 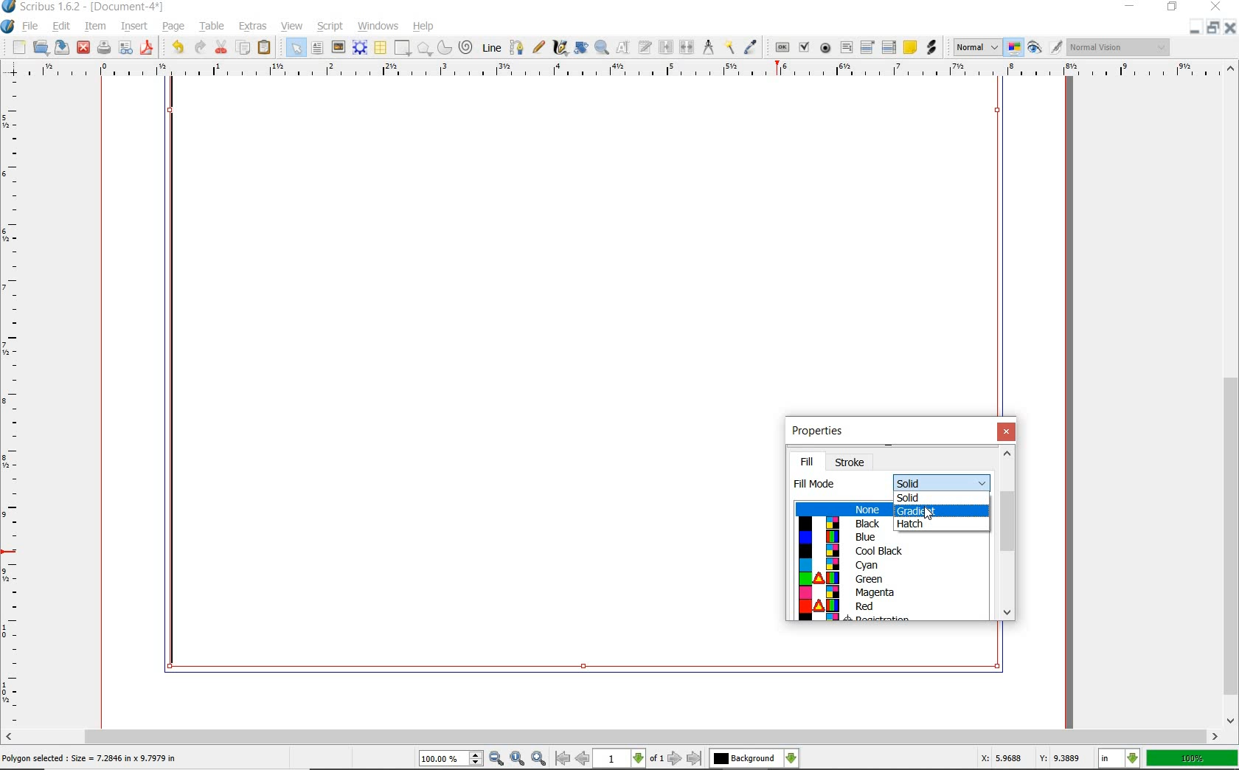 What do you see at coordinates (103, 48) in the screenshot?
I see `print` at bounding box center [103, 48].